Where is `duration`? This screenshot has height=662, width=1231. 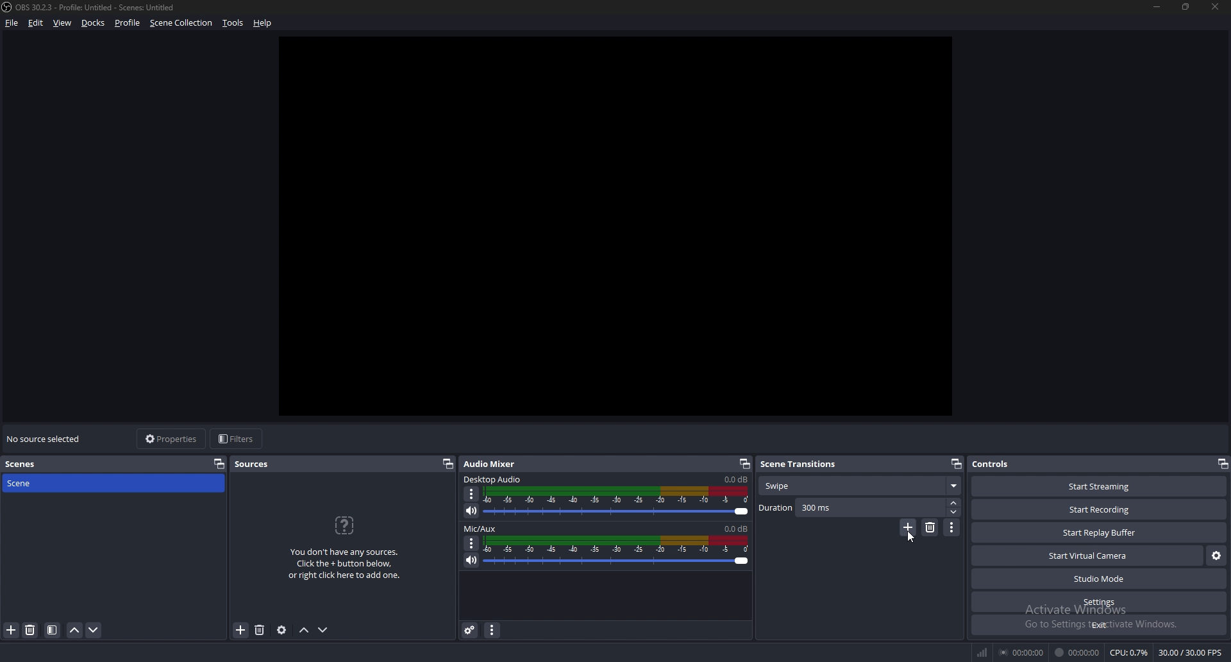
duration is located at coordinates (851, 507).